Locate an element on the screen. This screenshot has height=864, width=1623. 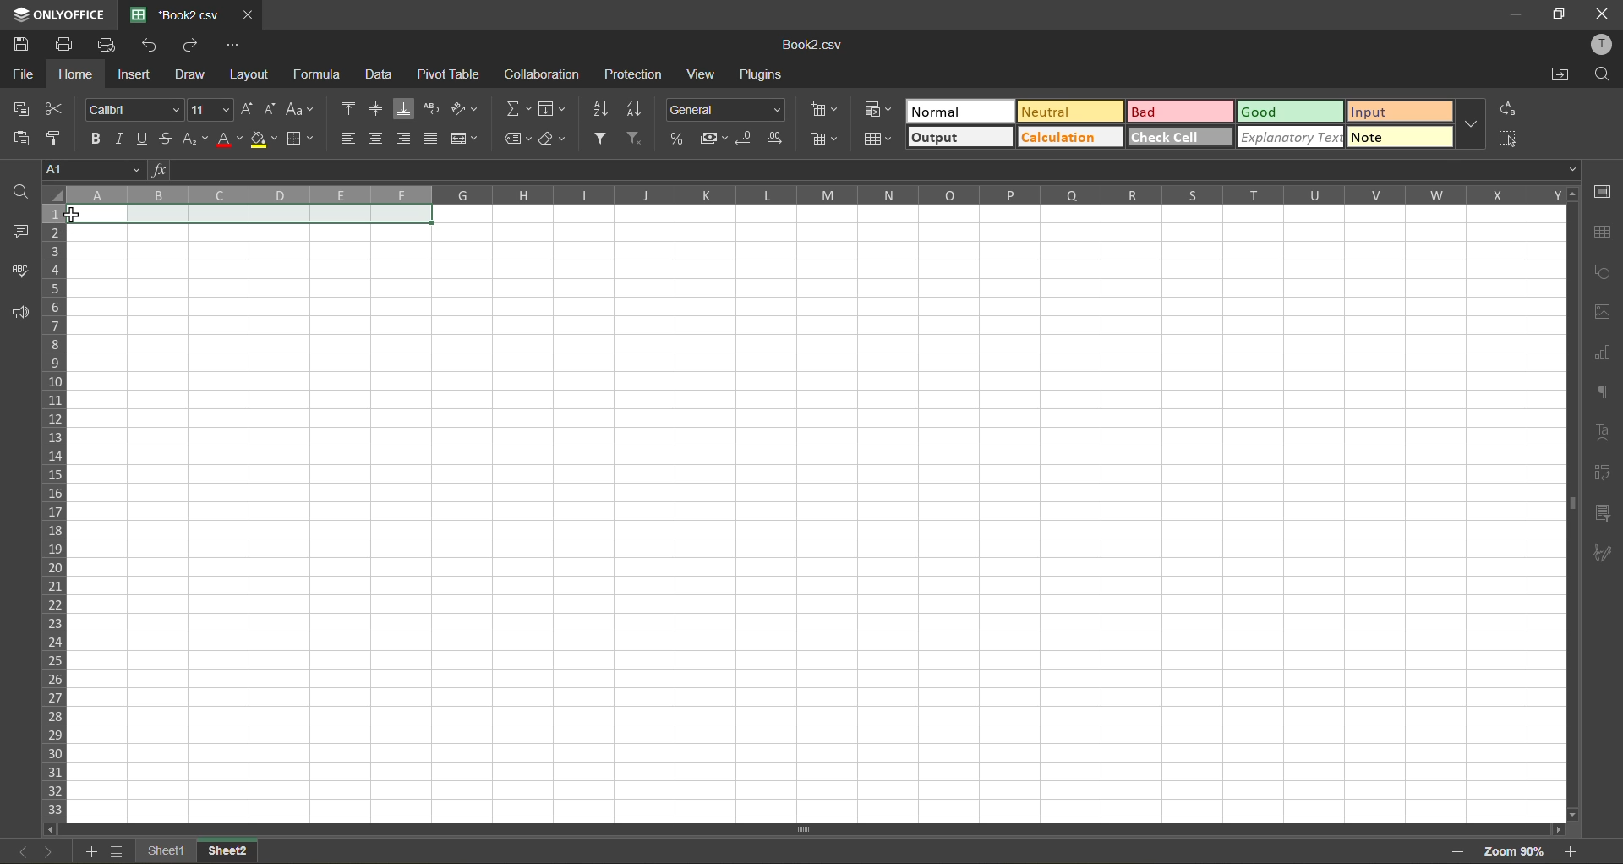
explanatory text is located at coordinates (1292, 138).